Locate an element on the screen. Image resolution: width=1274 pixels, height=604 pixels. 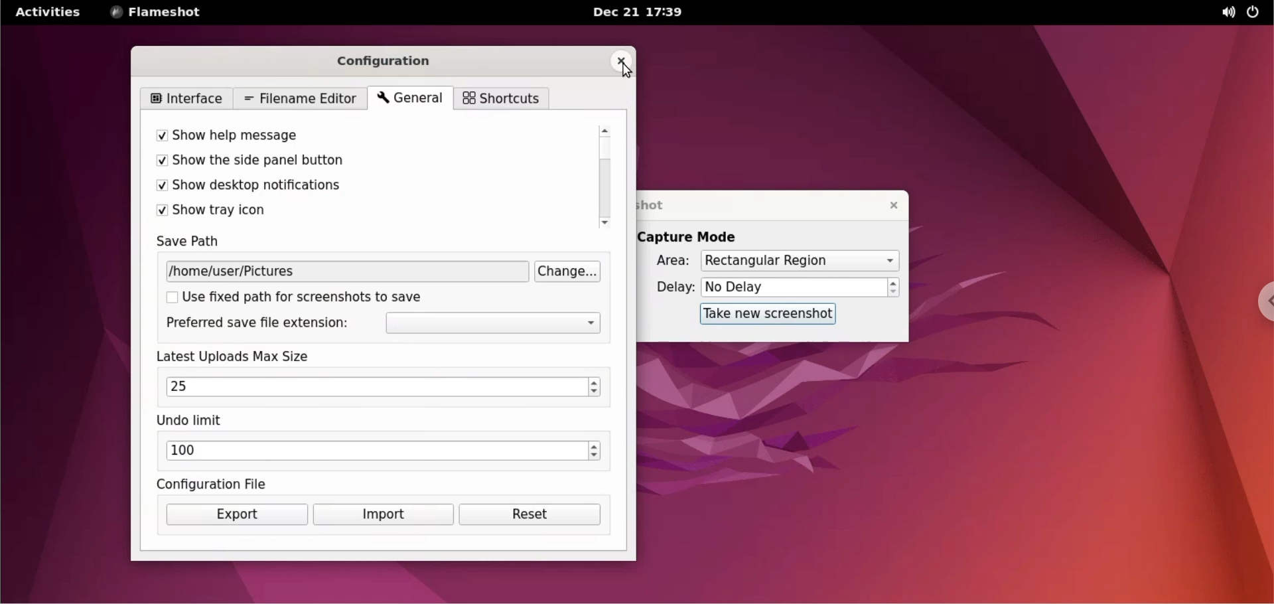
undo limit is located at coordinates (192, 421).